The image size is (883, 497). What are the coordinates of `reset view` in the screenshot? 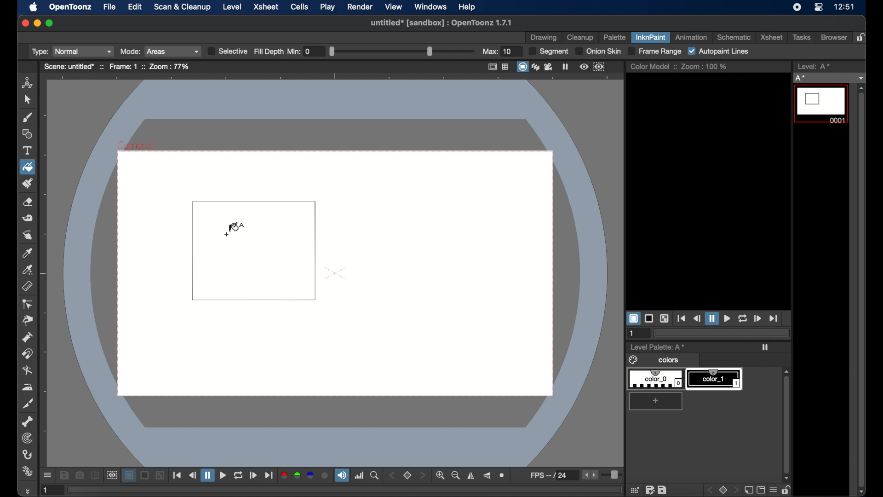 It's located at (503, 475).